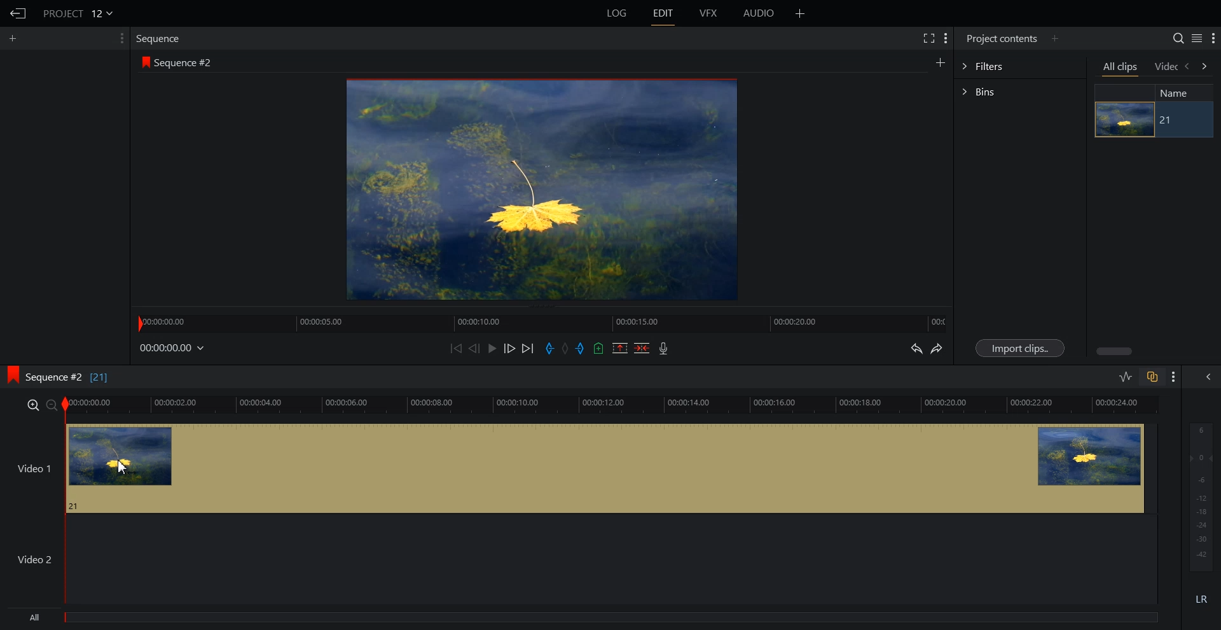 The height and width of the screenshot is (630, 1221). Describe the element at coordinates (1182, 120) in the screenshot. I see `21` at that location.